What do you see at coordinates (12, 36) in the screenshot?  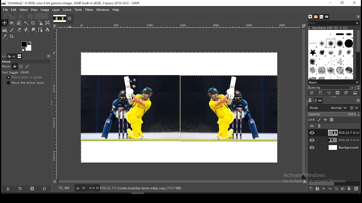 I see `zoom tool` at bounding box center [12, 36].